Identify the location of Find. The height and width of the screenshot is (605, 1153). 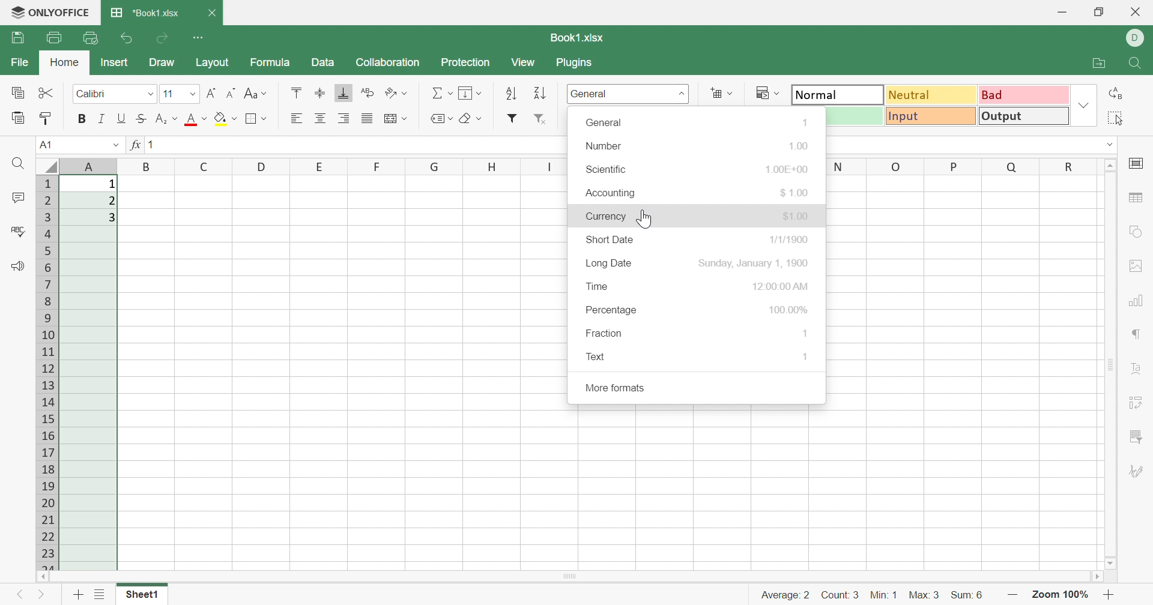
(18, 163).